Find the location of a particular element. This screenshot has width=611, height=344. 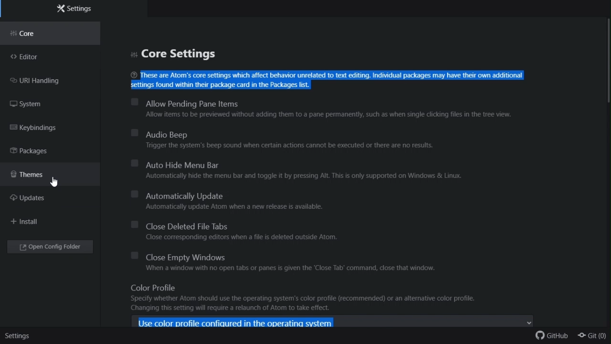

Editor is located at coordinates (26, 56).